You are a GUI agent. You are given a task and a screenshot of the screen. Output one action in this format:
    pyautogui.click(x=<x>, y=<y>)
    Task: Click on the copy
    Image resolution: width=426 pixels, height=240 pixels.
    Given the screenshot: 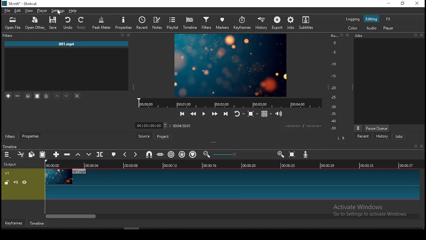 What is the action you would take?
    pyautogui.click(x=32, y=154)
    